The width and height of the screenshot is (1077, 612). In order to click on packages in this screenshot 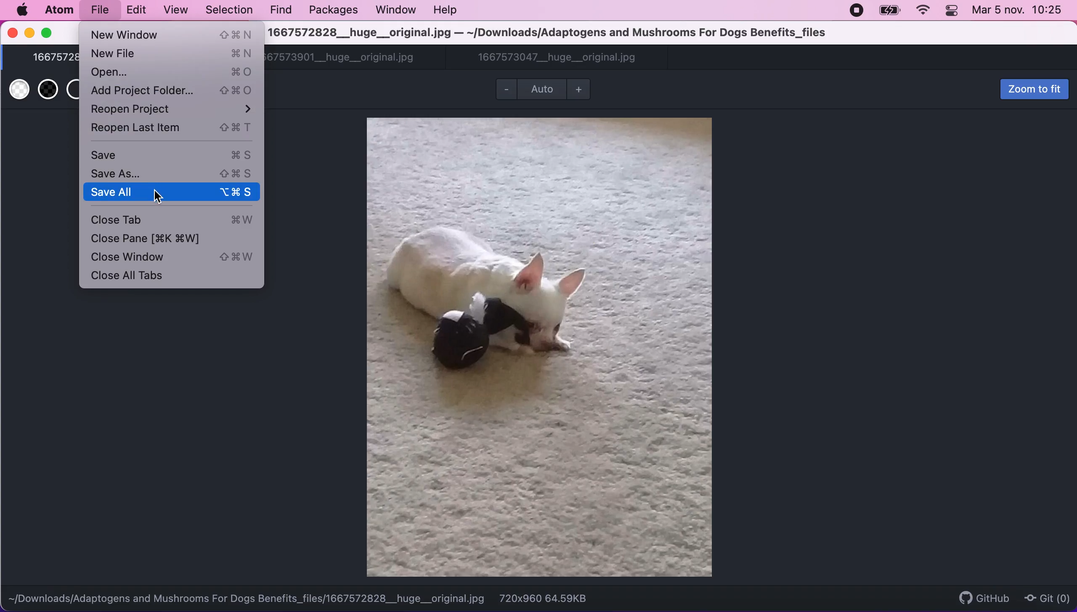, I will do `click(334, 12)`.